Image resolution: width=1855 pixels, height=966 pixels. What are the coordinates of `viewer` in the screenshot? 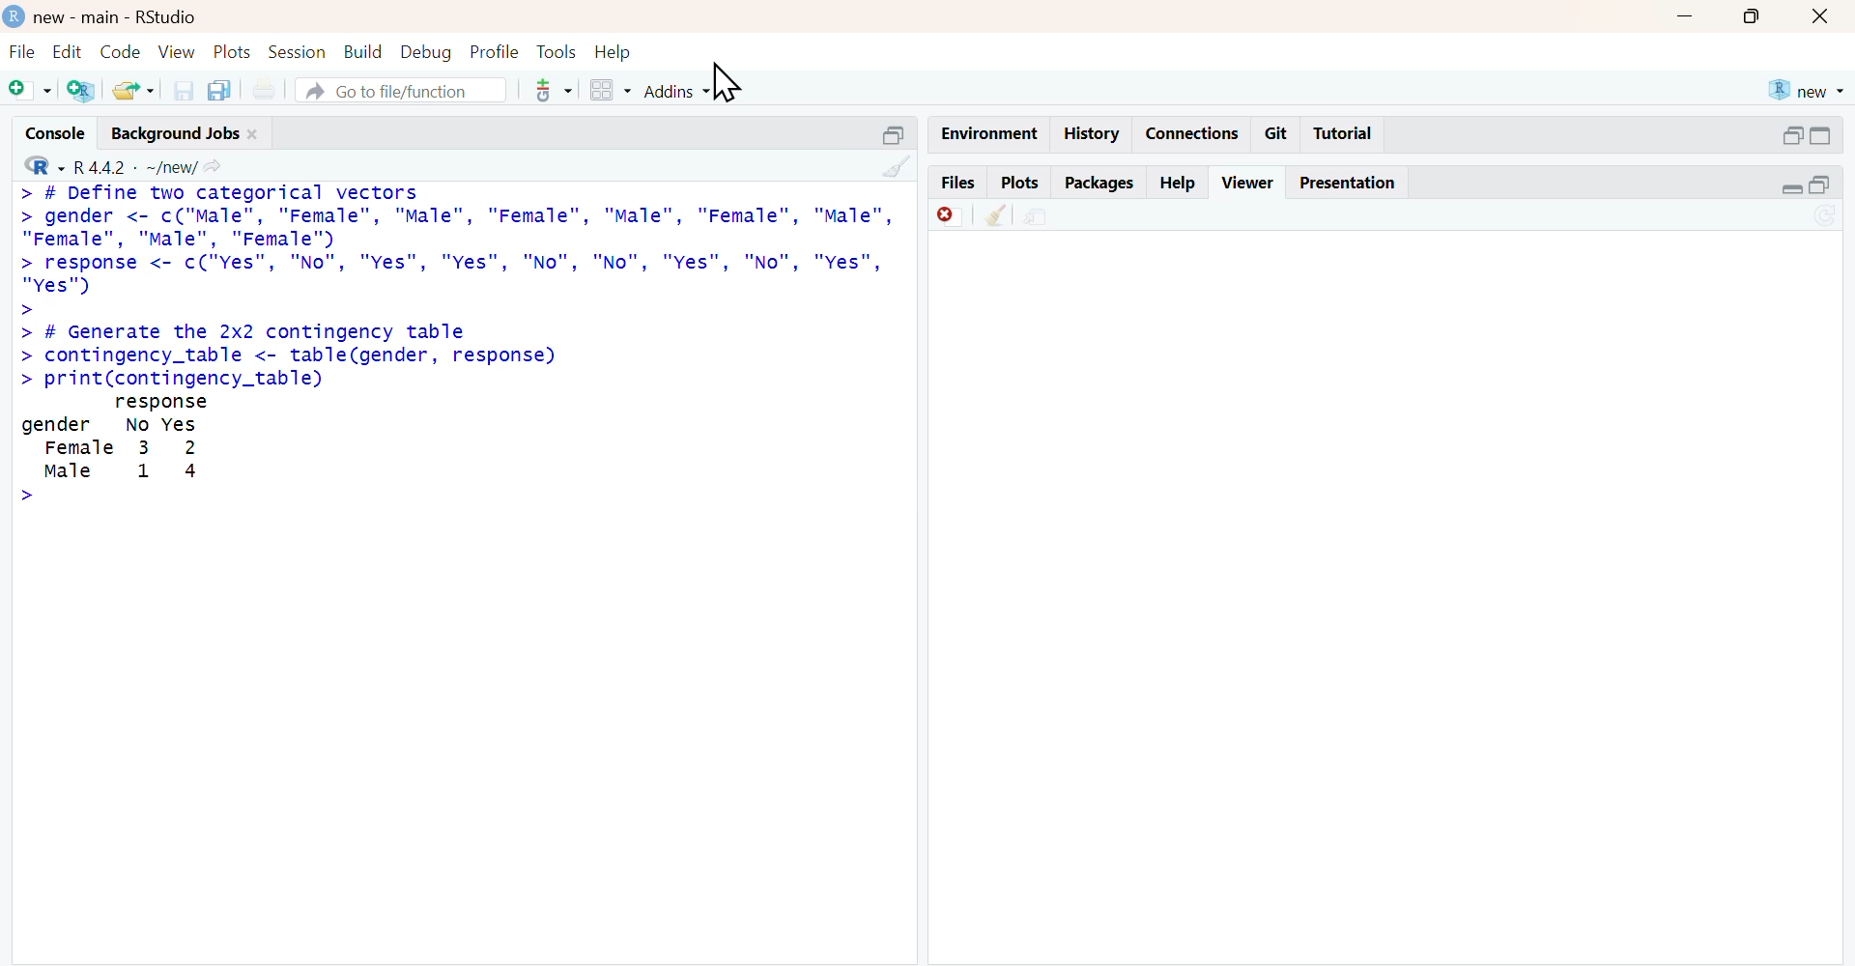 It's located at (1248, 183).